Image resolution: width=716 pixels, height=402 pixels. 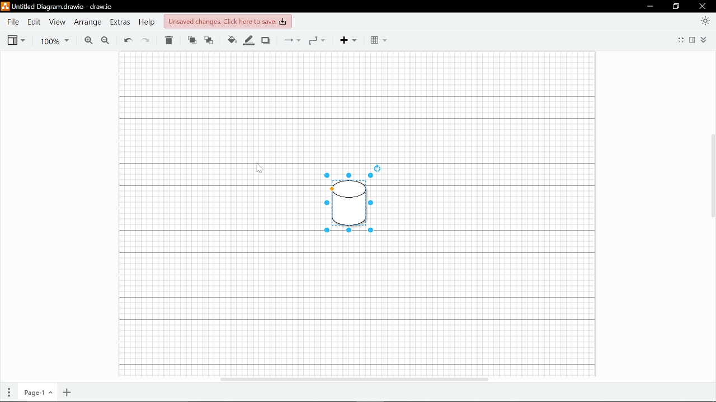 I want to click on Zoom in, so click(x=88, y=40).